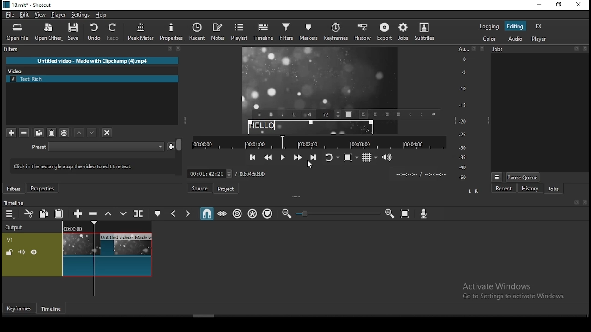 This screenshot has width=591, height=332. Describe the element at coordinates (387, 157) in the screenshot. I see `show volume control` at that location.